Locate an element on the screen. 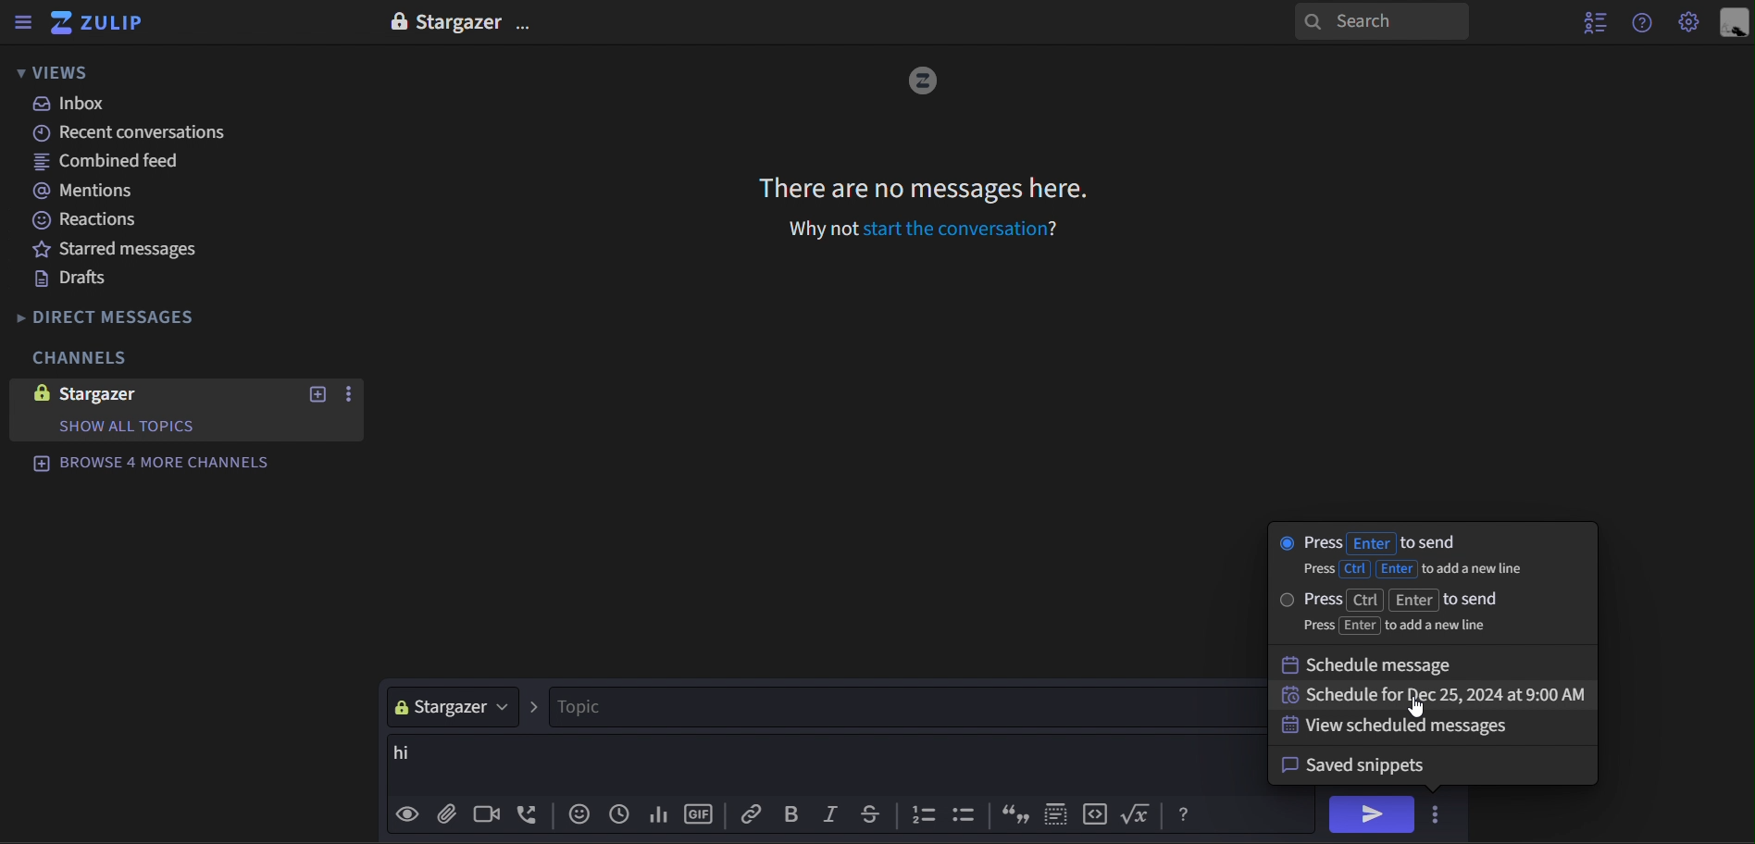  > is located at coordinates (537, 706).